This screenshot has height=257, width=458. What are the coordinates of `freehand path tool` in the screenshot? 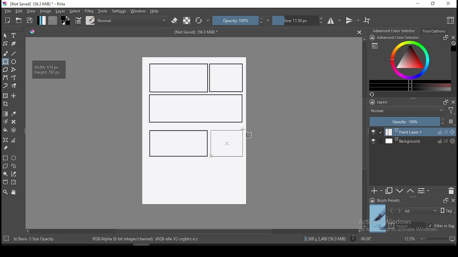 It's located at (14, 78).